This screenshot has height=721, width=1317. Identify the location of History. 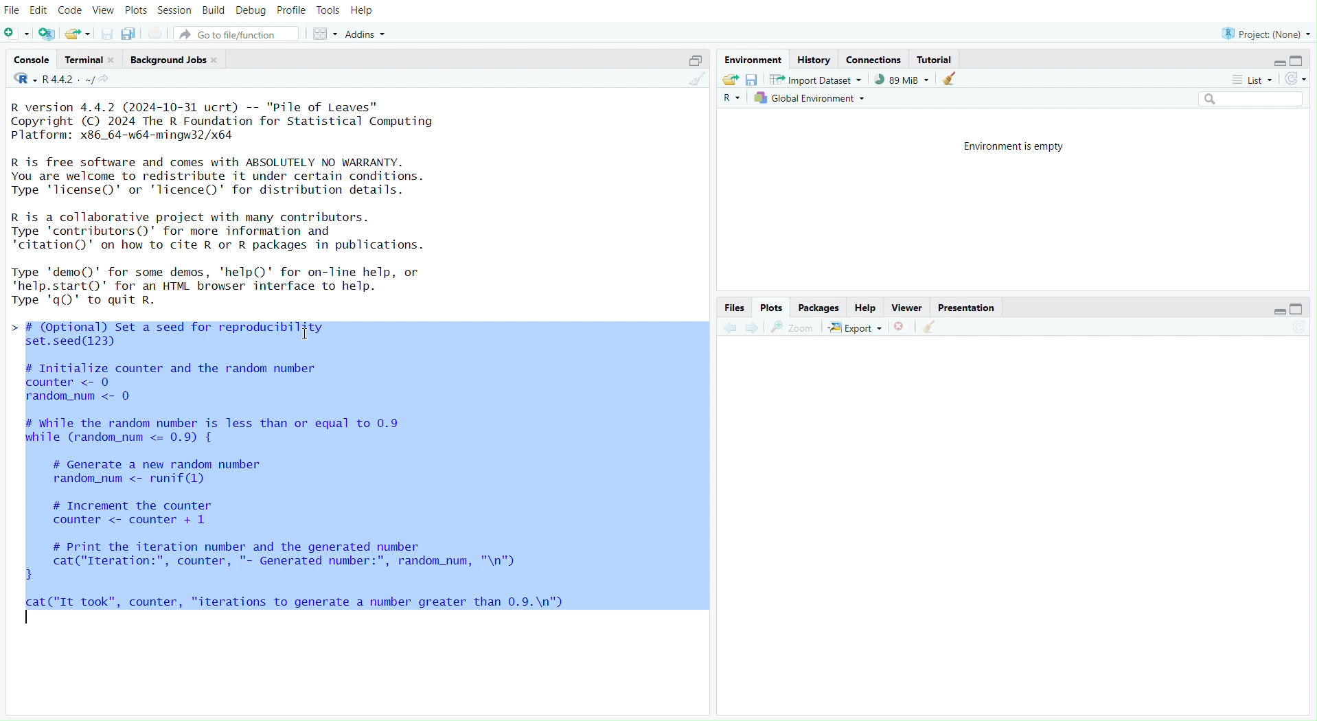
(818, 58).